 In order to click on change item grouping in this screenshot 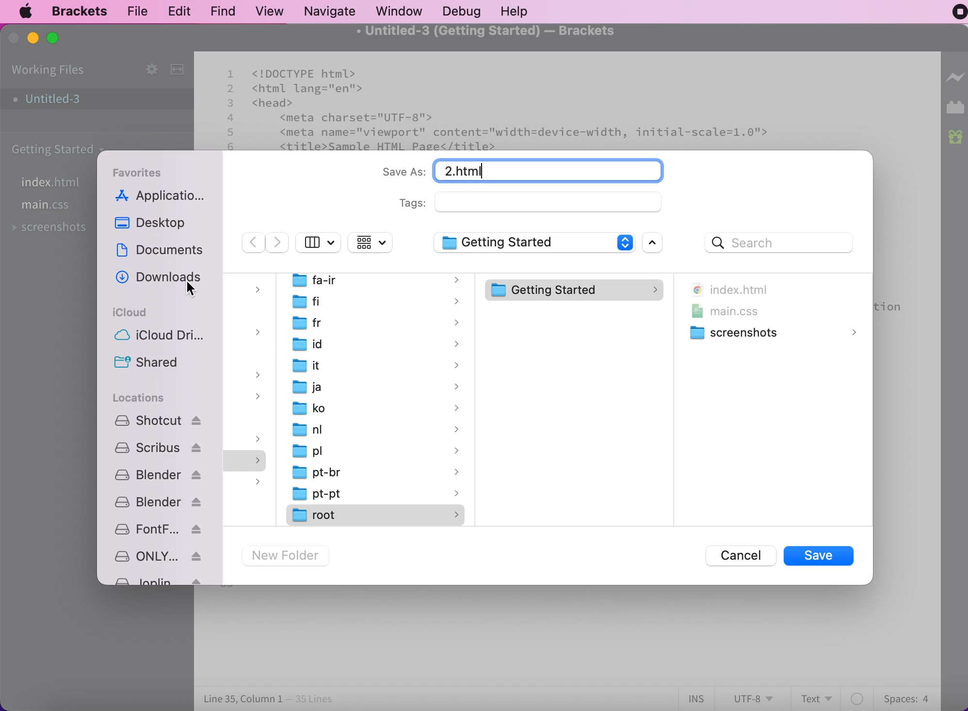, I will do `click(371, 243)`.